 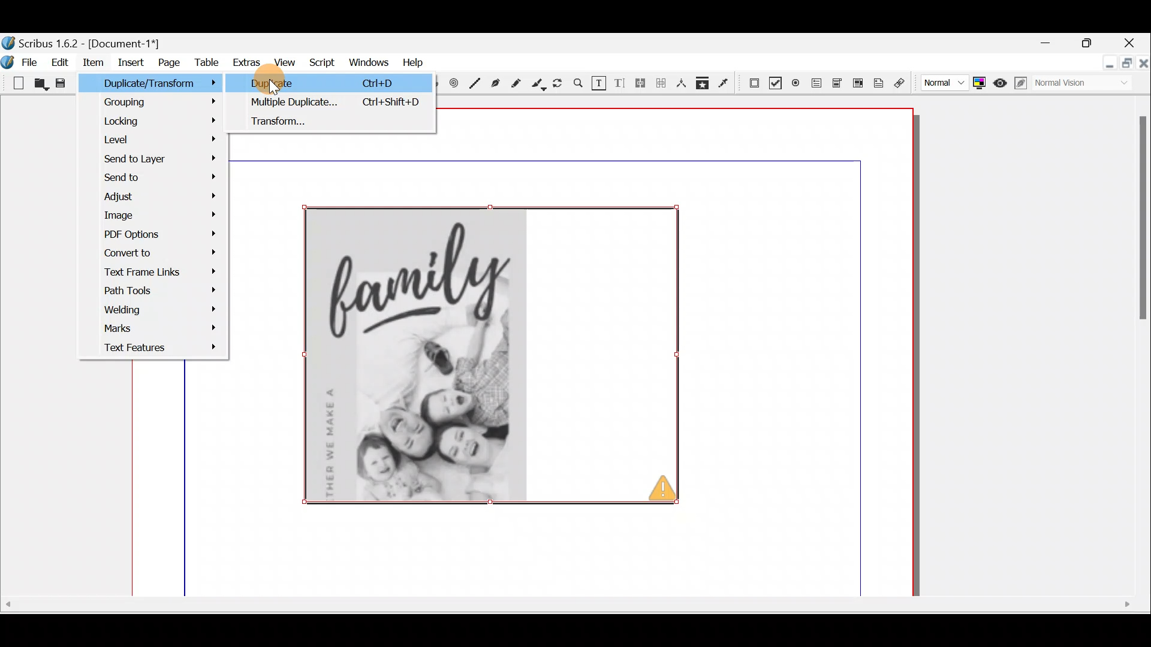 What do you see at coordinates (1134, 351) in the screenshot?
I see `Scroll bar` at bounding box center [1134, 351].